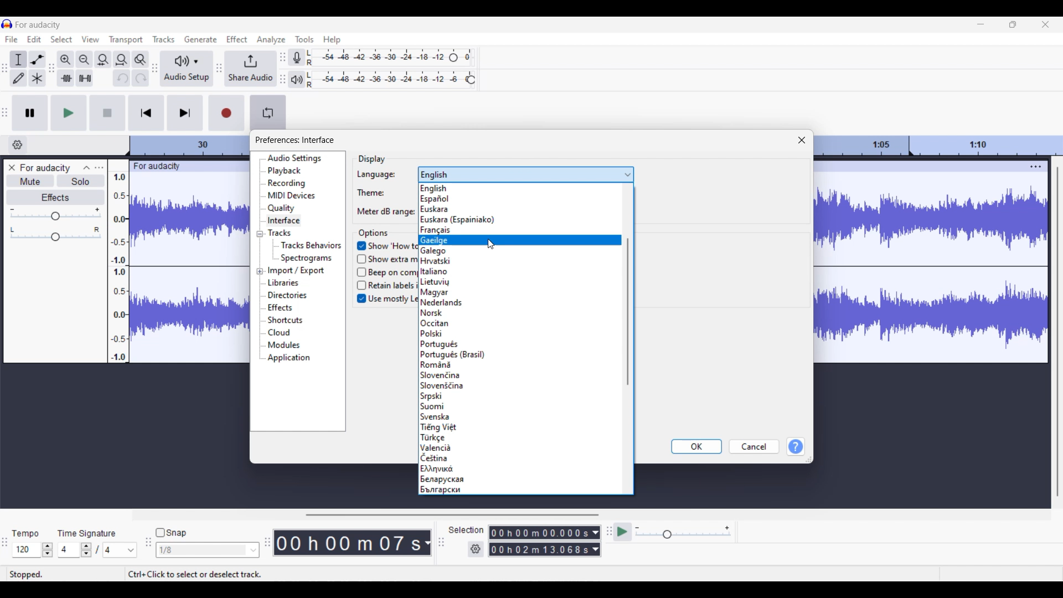  I want to click on MIDI devices, so click(292, 195).